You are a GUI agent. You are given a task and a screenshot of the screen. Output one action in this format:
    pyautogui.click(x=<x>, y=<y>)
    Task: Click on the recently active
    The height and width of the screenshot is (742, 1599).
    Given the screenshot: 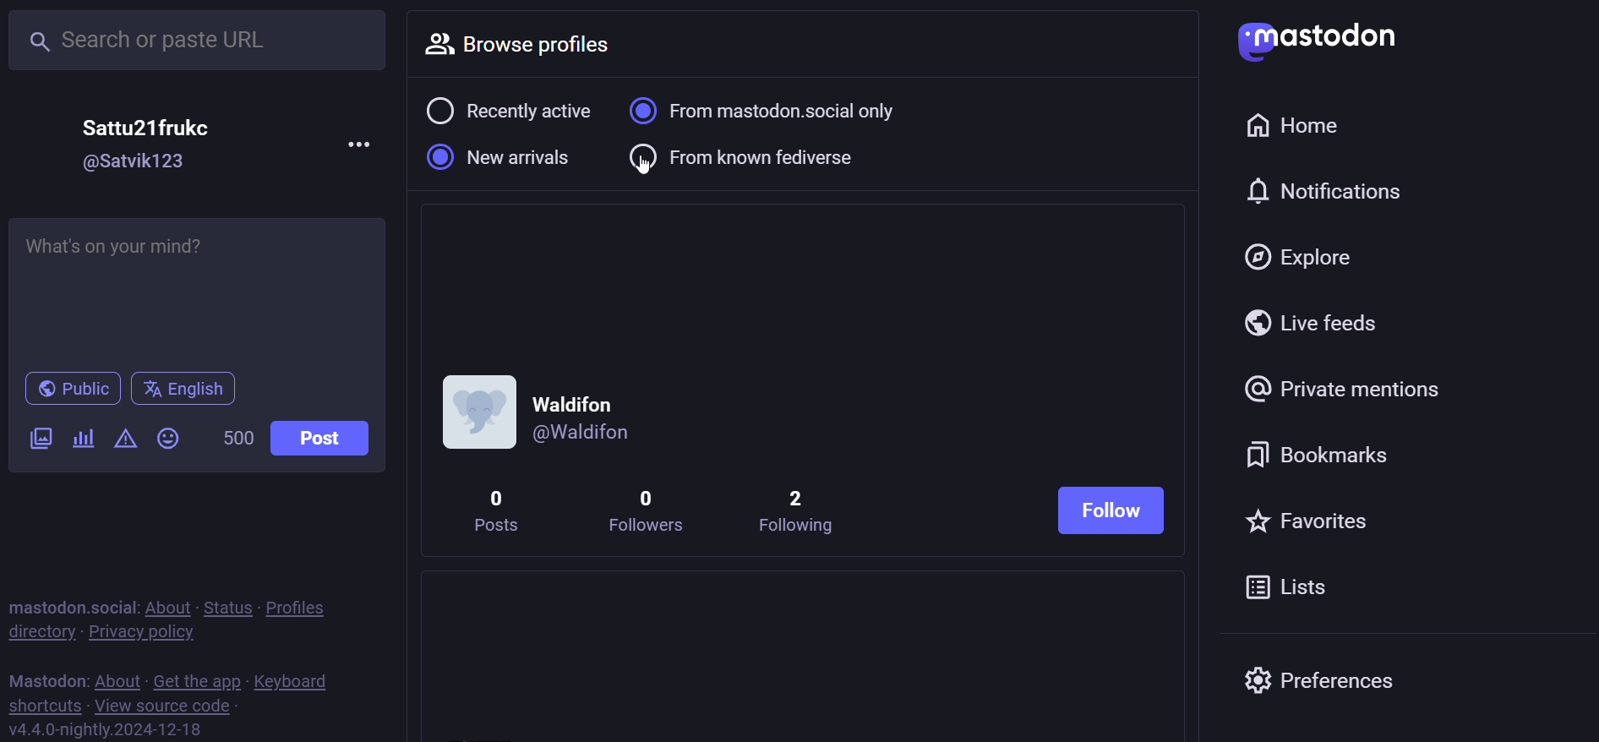 What is the action you would take?
    pyautogui.click(x=508, y=111)
    